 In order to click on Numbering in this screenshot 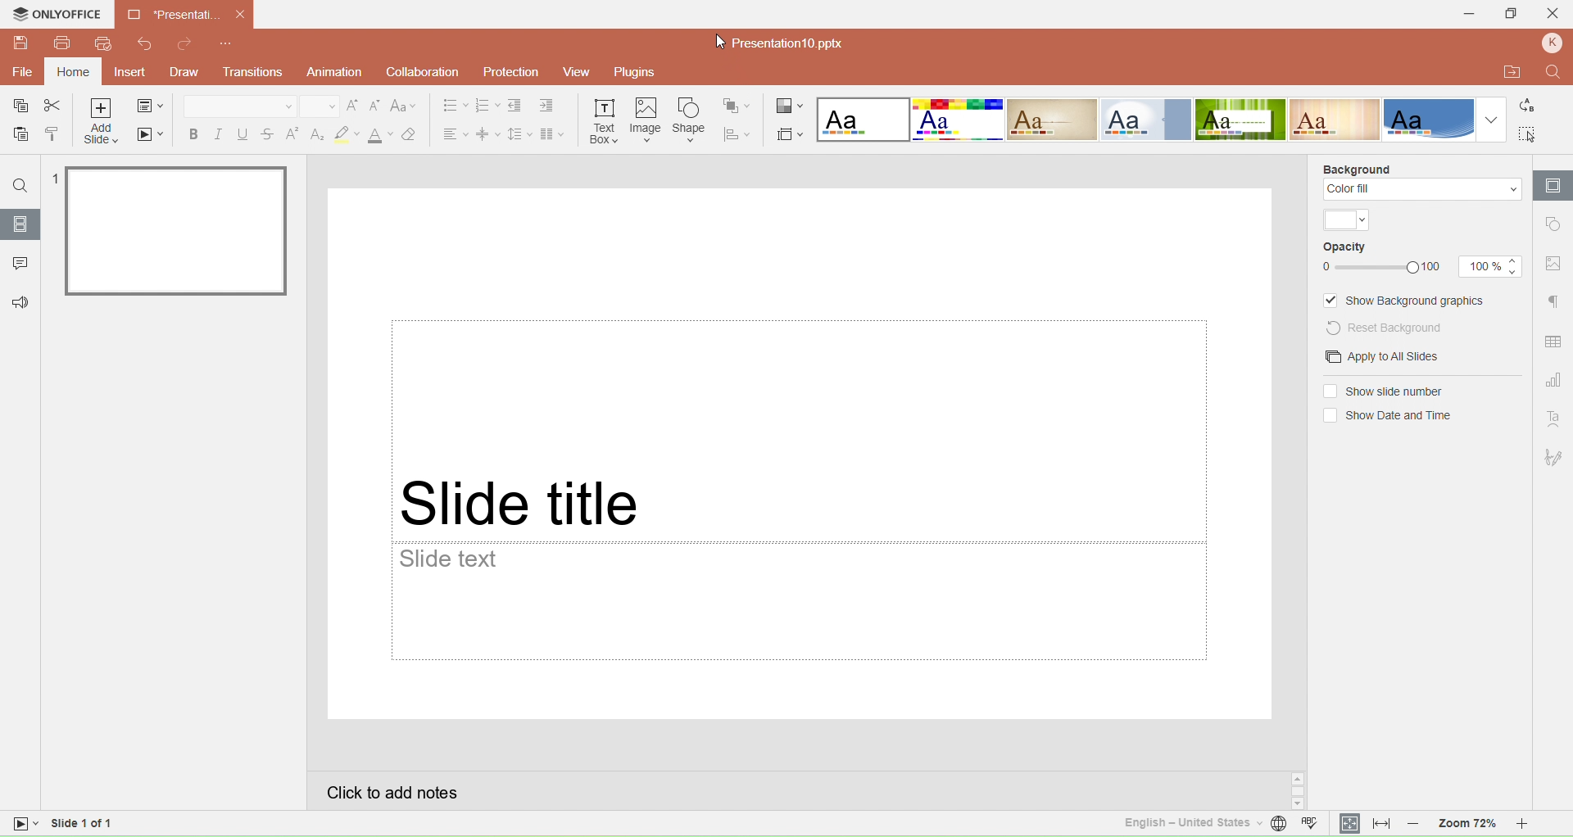, I will do `click(487, 106)`.